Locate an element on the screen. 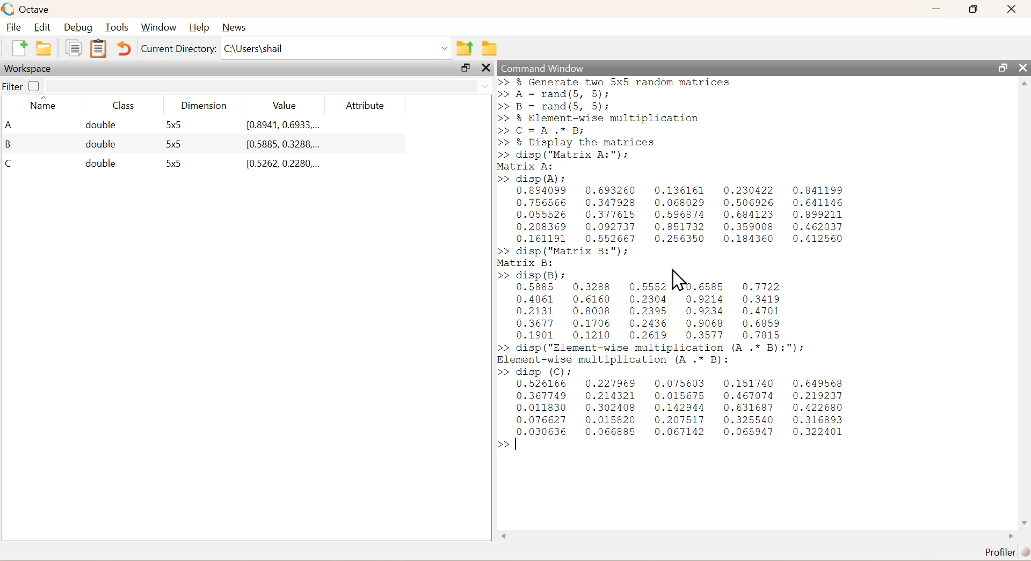 This screenshot has width=1031, height=561. Open an existing file in editor is located at coordinates (45, 50).